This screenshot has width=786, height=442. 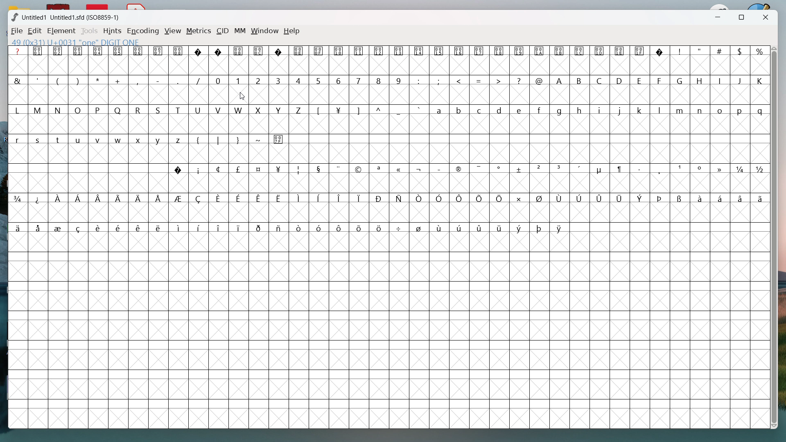 What do you see at coordinates (339, 169) in the screenshot?
I see `symbol` at bounding box center [339, 169].